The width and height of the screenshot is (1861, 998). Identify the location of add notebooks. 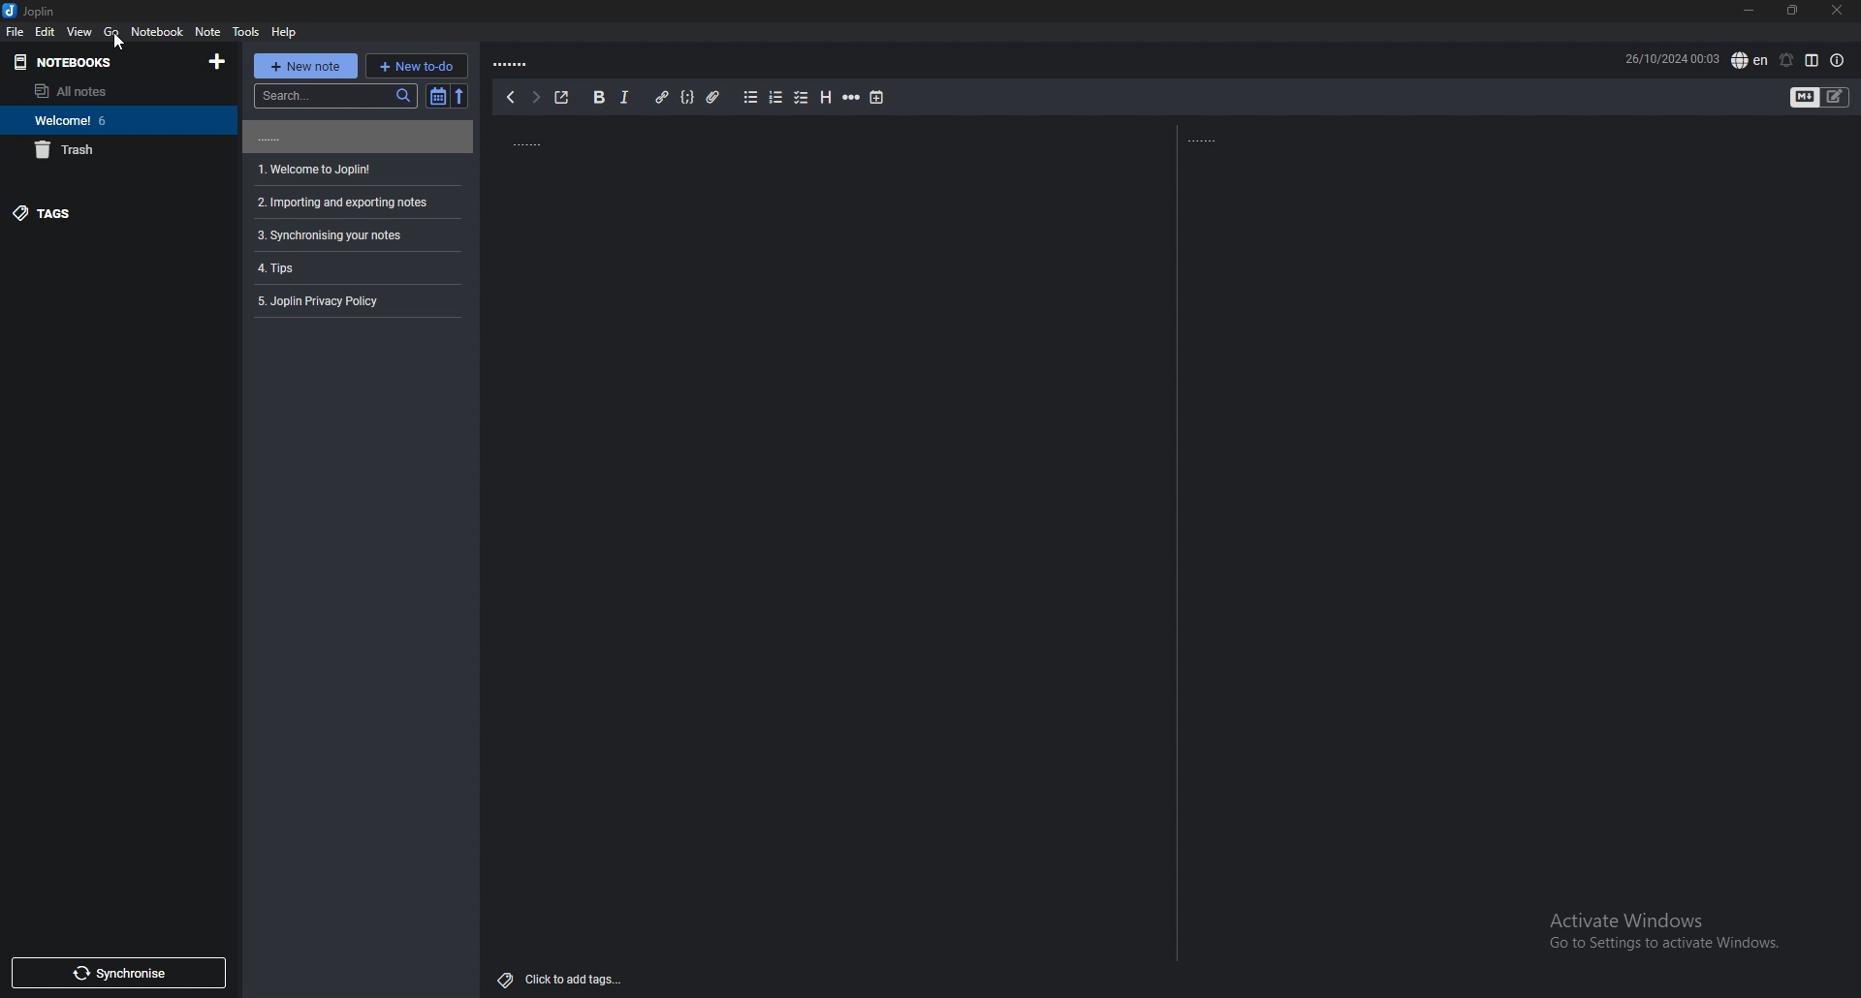
(220, 61).